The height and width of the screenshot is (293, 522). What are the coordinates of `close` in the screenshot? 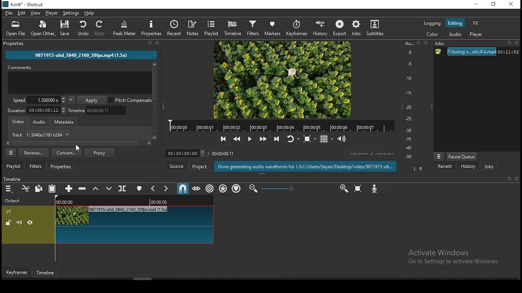 It's located at (518, 44).